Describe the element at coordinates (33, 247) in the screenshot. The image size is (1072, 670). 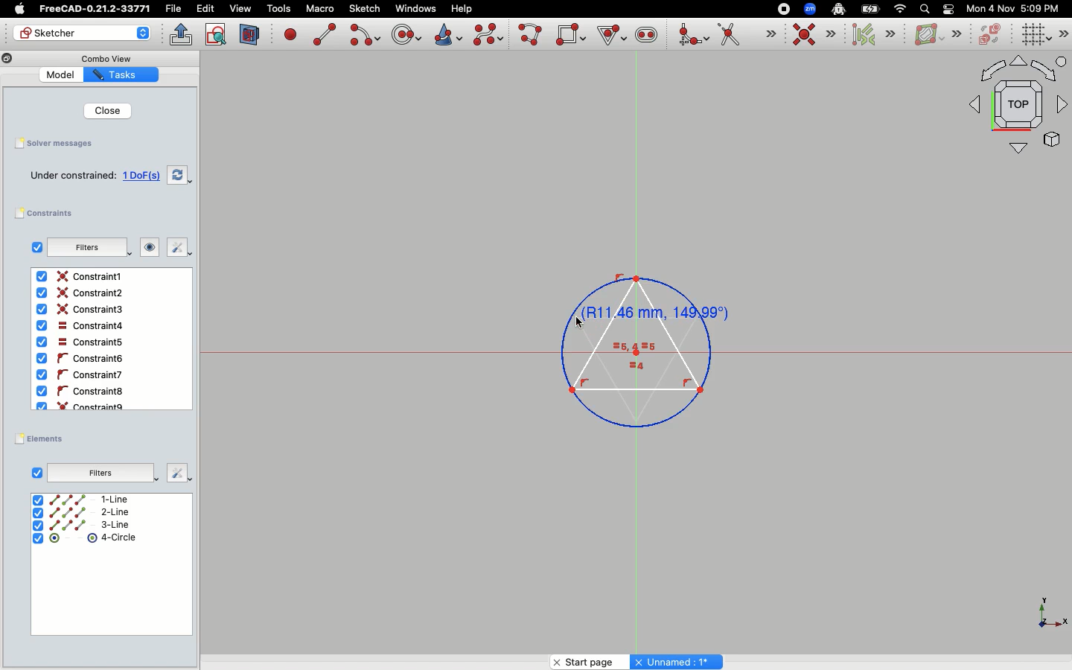
I see `Checkbox` at that location.